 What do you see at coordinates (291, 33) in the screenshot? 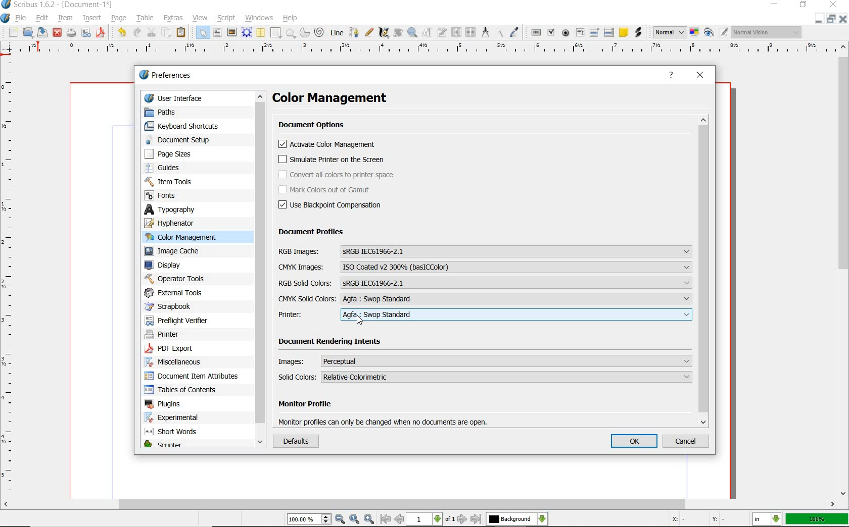
I see `polygon` at bounding box center [291, 33].